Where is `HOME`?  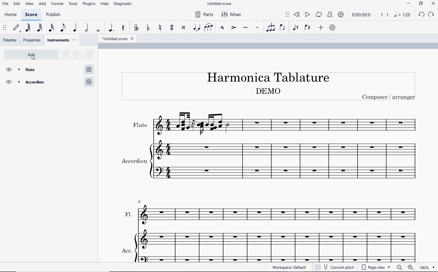 HOME is located at coordinates (11, 15).